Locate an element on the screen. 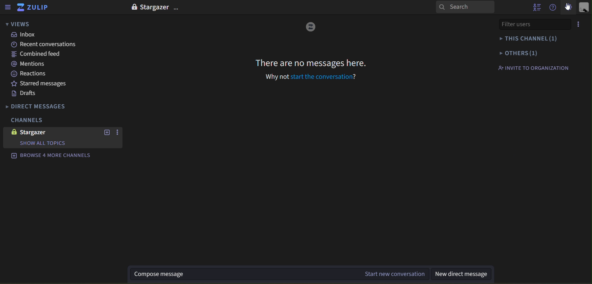  mentions is located at coordinates (28, 64).